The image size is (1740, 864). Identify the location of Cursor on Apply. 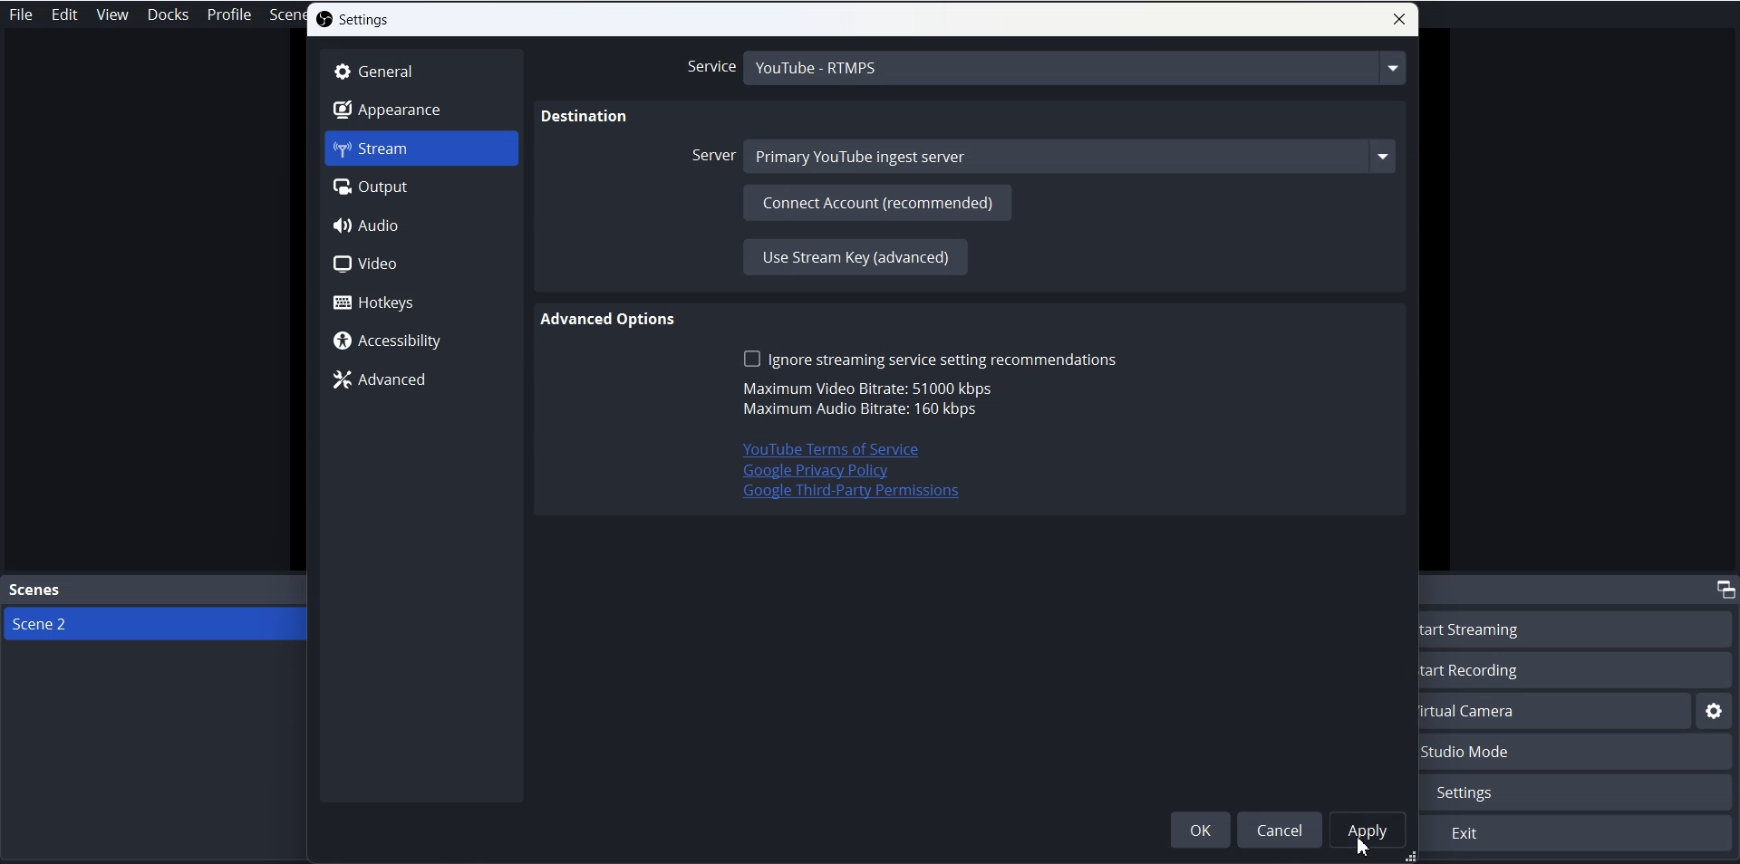
(1362, 848).